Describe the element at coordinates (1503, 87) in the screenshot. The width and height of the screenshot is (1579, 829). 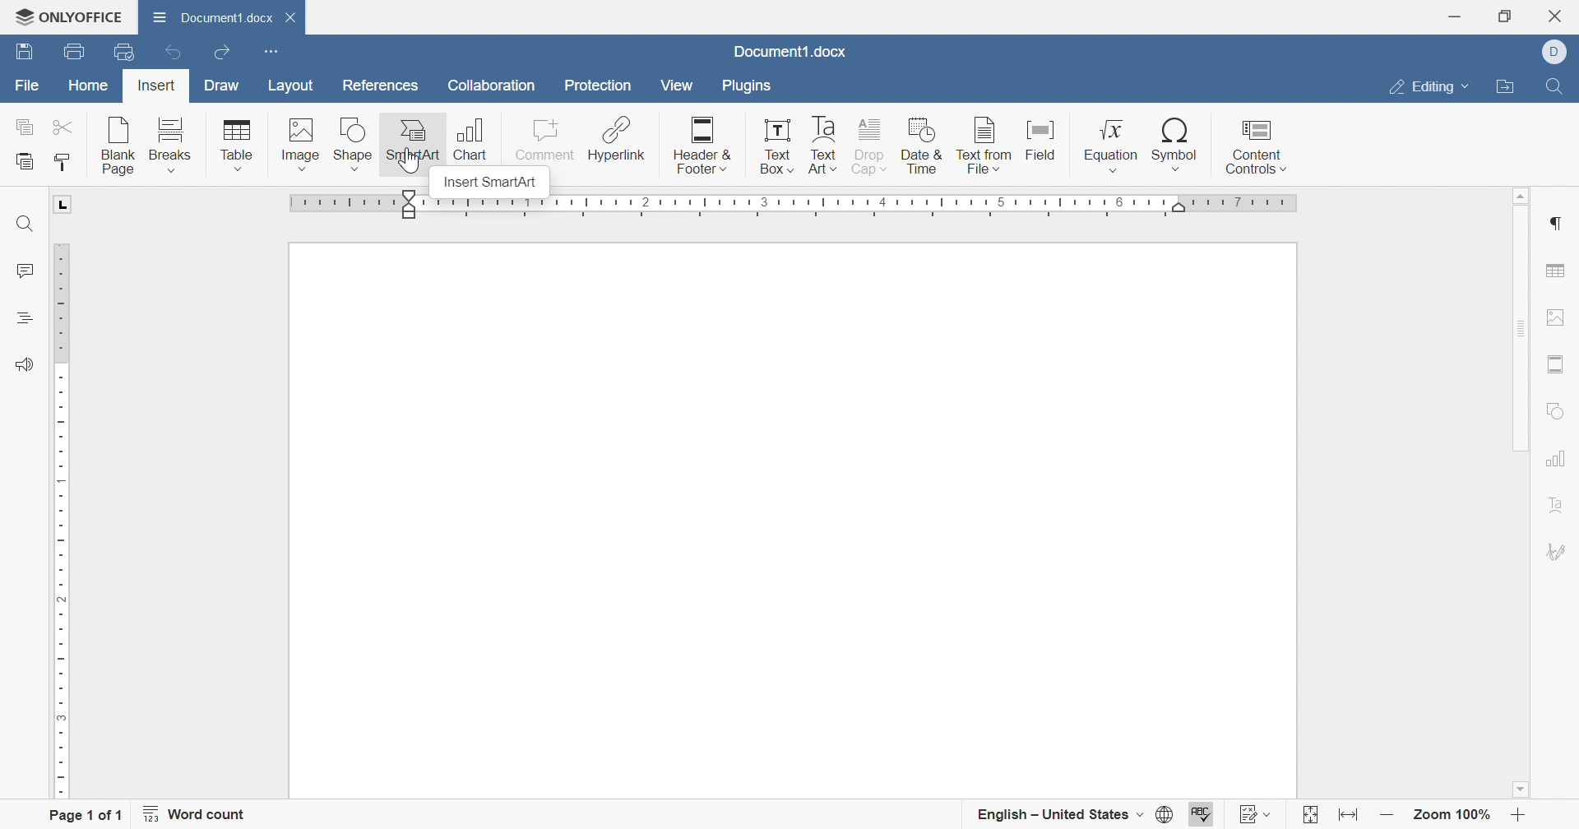
I see `Open file location` at that location.